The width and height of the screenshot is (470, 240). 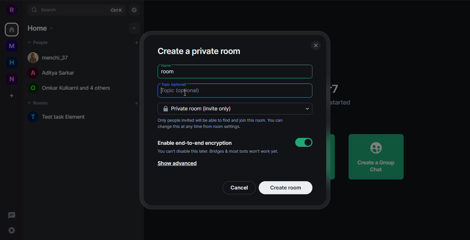 What do you see at coordinates (224, 124) in the screenshot?
I see `info` at bounding box center [224, 124].